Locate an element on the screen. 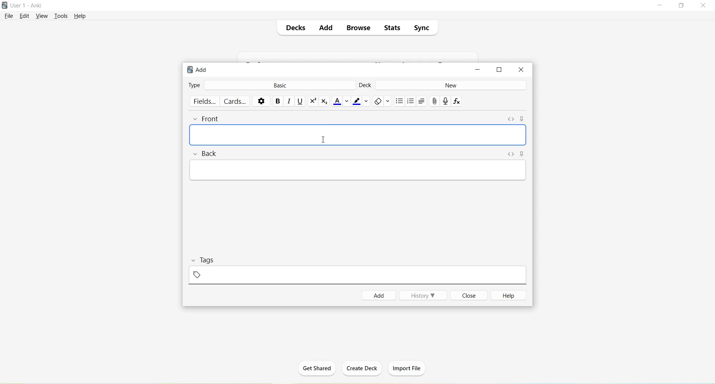 The image size is (715, 384). Record Audio is located at coordinates (447, 102).